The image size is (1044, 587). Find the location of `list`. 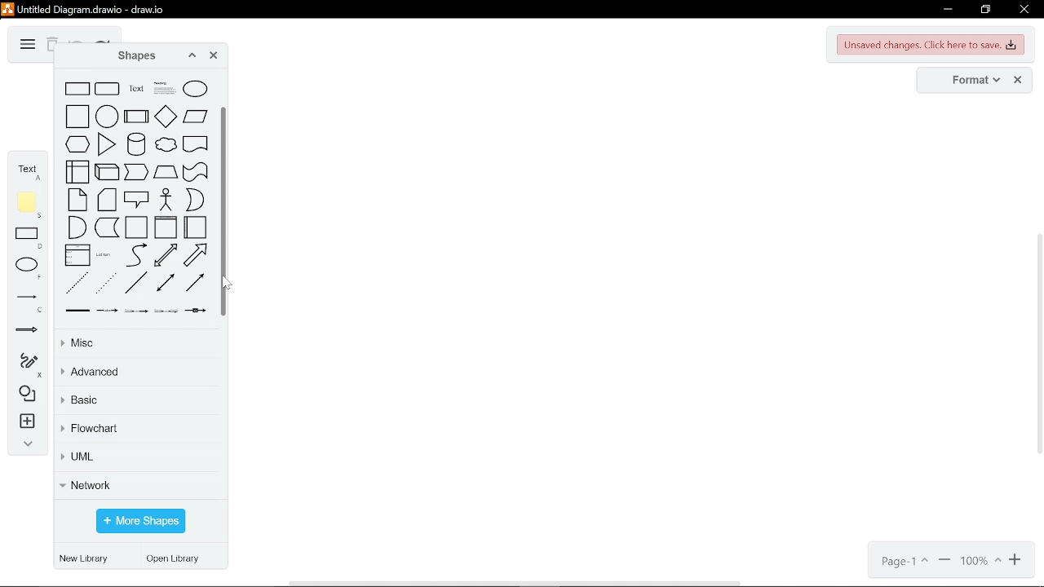

list is located at coordinates (77, 254).